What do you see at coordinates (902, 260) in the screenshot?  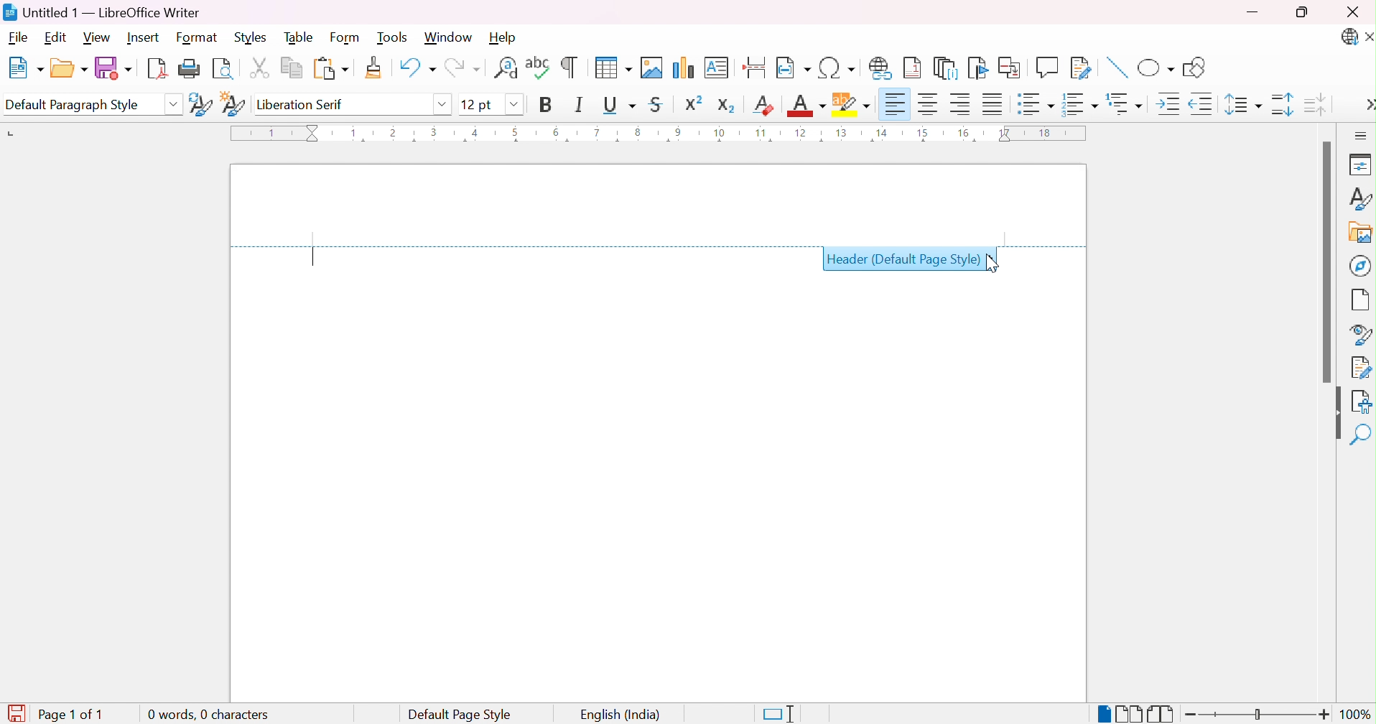 I see `Header (Default Page Style))` at bounding box center [902, 260].